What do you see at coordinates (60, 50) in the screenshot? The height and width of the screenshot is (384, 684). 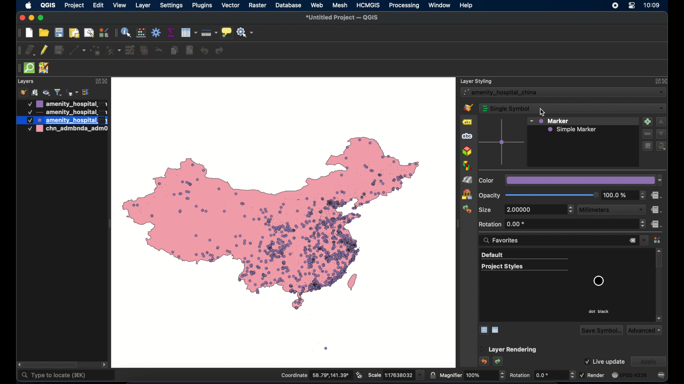 I see `save edits` at bounding box center [60, 50].